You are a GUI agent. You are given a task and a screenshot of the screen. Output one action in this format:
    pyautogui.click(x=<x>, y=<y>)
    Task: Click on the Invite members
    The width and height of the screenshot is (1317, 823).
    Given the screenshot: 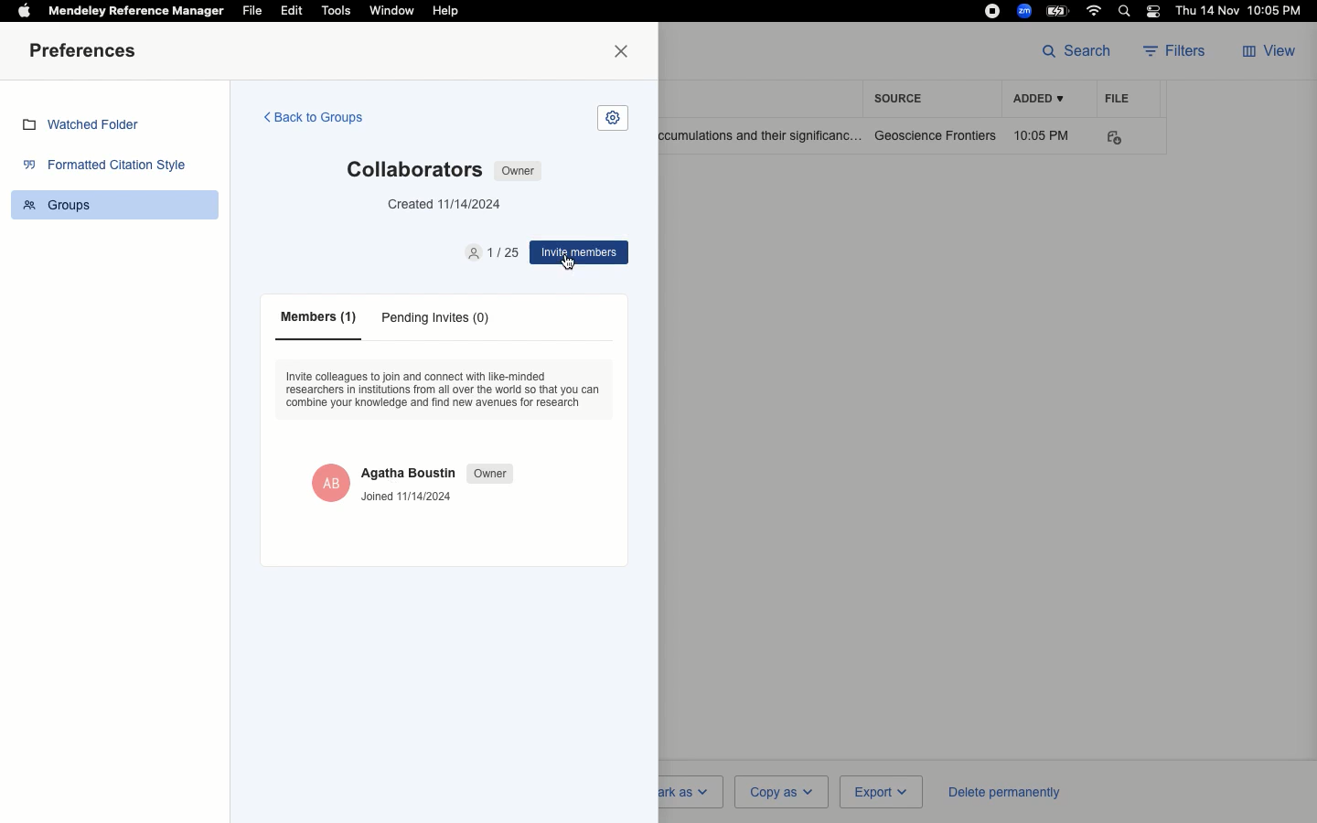 What is the action you would take?
    pyautogui.click(x=579, y=253)
    